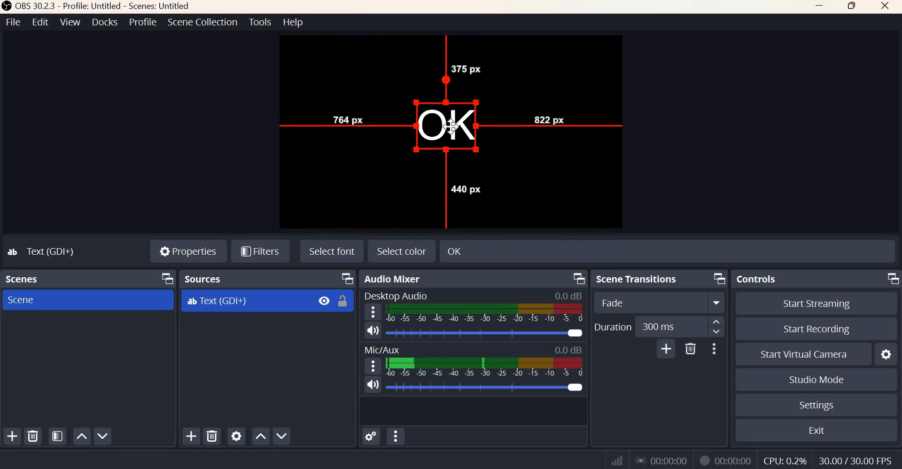  Describe the element at coordinates (667, 348) in the screenshot. I see `Add Transition` at that location.